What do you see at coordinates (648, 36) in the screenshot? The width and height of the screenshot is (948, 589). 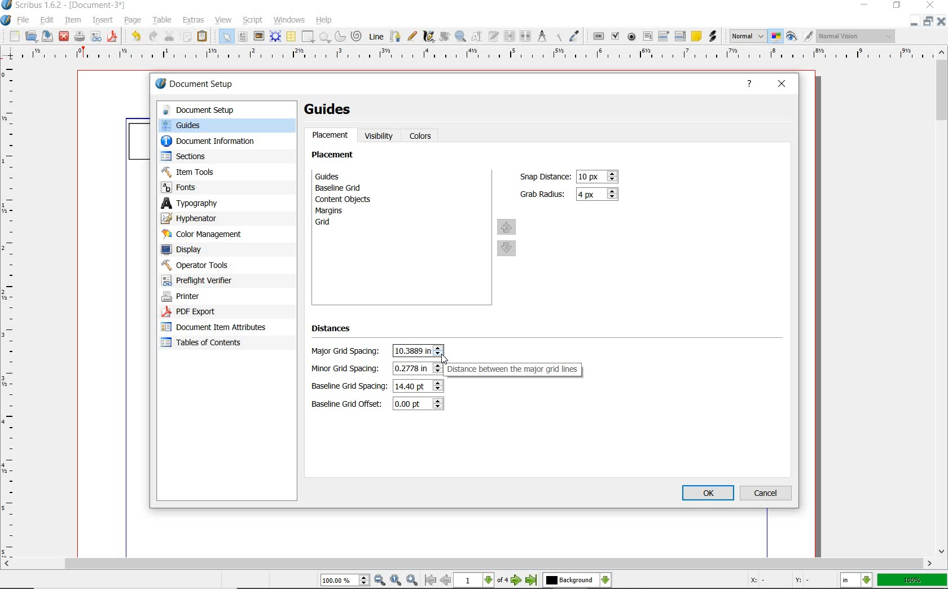 I see `pdf text field` at bounding box center [648, 36].